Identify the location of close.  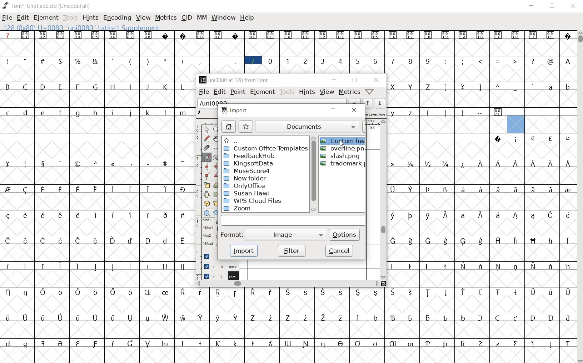
(355, 111).